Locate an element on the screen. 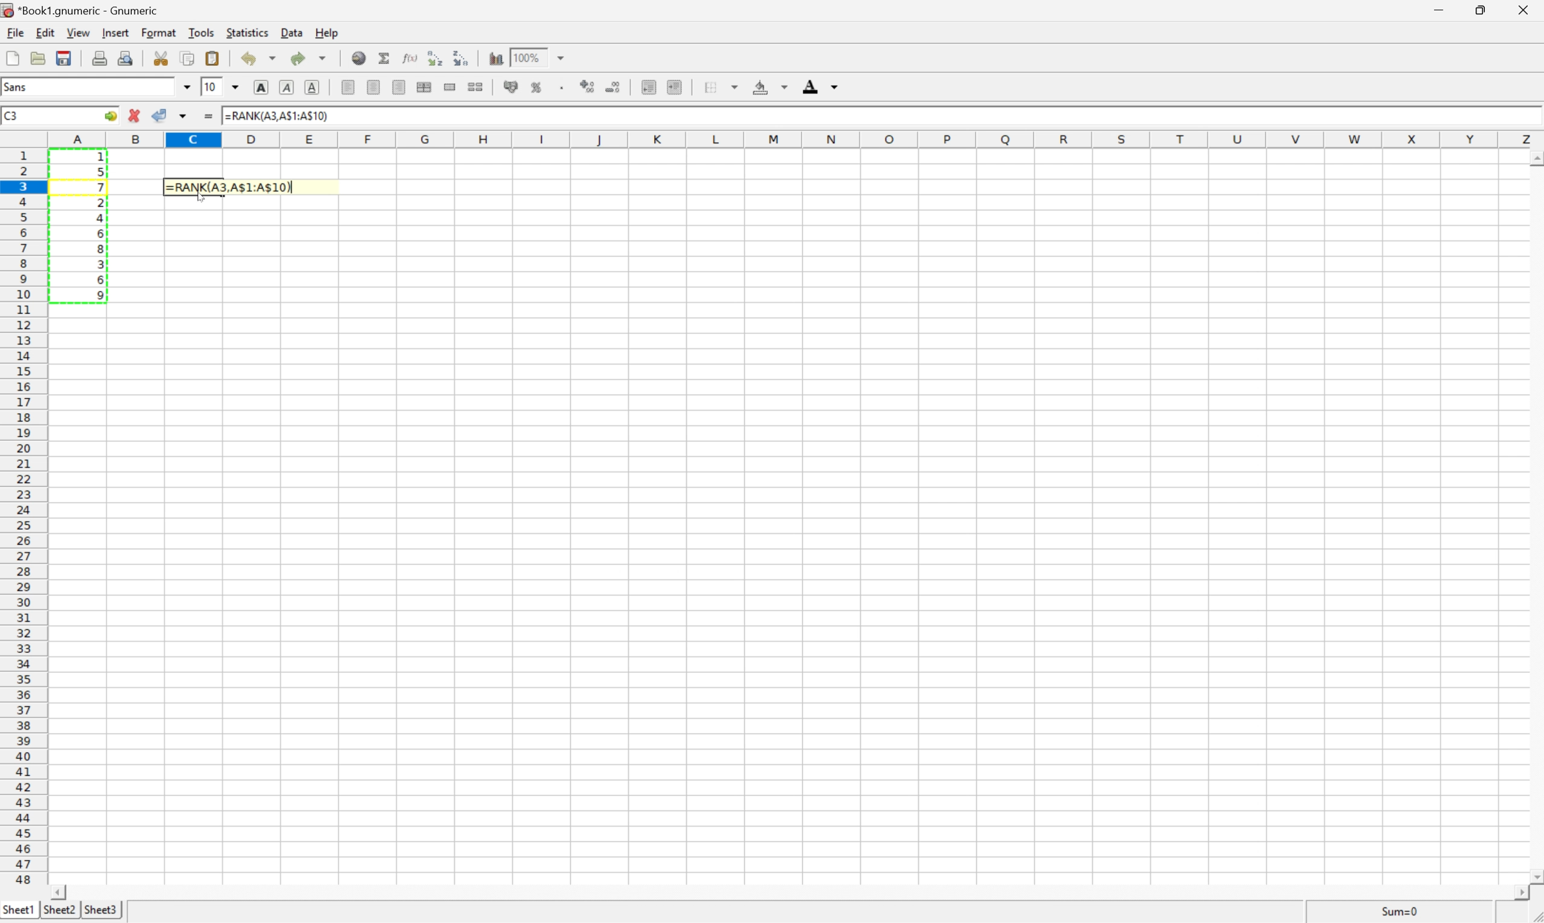 This screenshot has width=1544, height=923. scroll left is located at coordinates (59, 891).